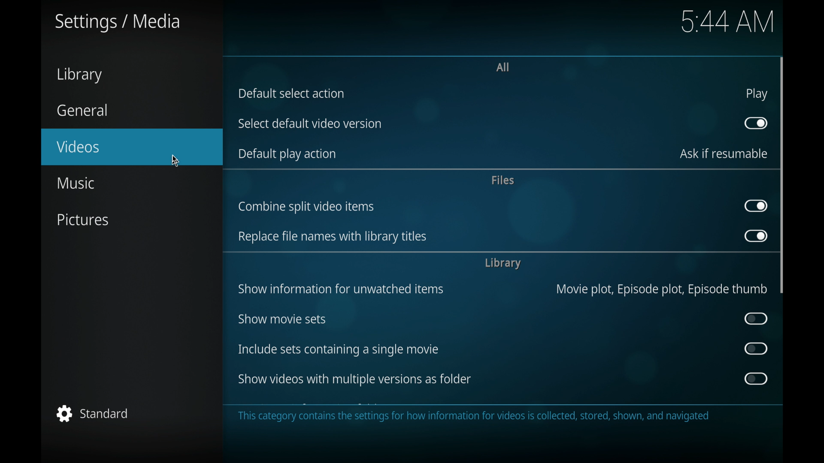 This screenshot has width=824, height=463. Describe the element at coordinates (354, 379) in the screenshot. I see `show videos` at that location.